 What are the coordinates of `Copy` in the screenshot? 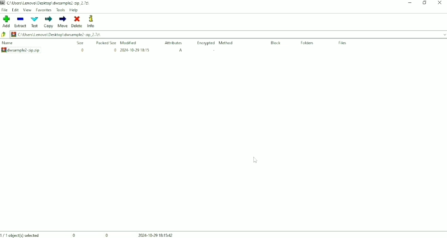 It's located at (49, 22).